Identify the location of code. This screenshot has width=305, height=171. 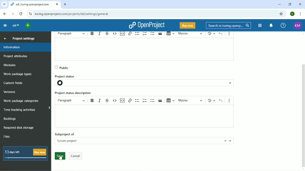
(115, 100).